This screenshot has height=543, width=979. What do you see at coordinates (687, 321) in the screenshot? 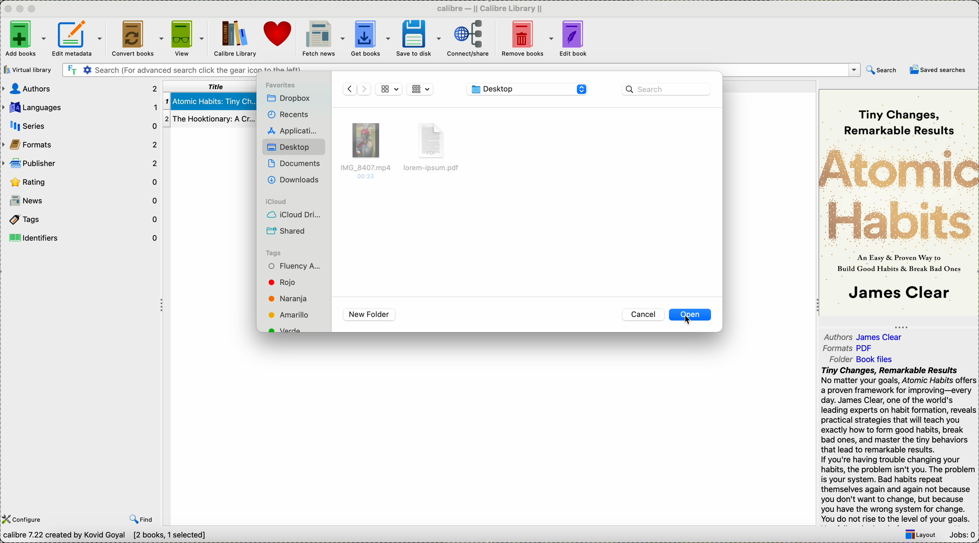
I see `cursor` at bounding box center [687, 321].